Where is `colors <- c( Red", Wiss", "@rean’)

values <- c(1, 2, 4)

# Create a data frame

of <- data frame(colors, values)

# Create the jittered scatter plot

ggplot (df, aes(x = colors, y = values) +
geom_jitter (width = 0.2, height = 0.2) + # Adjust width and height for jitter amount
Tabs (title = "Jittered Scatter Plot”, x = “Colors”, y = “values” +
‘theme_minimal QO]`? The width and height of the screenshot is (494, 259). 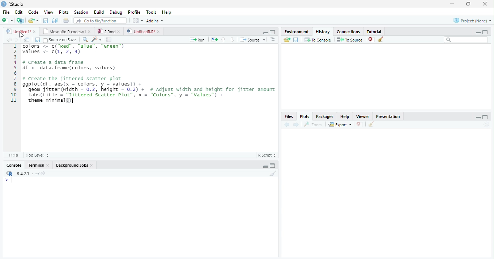 colors <- c( Red", Wiss", "@rean’)

values <- c(1, 2, 4)

# Create a data frame

of <- data frame(colors, values)

# Create the jittered scatter plot

ggplot (df, aes(x = colors, y = values) +
geom_jitter (width = 0.2, height = 0.2) + # Adjust width and height for jitter amount
Tabs (title = "Jittered Scatter Plot”, x = “Colors”, y = “values” +
‘theme_minimal QO] is located at coordinates (149, 74).